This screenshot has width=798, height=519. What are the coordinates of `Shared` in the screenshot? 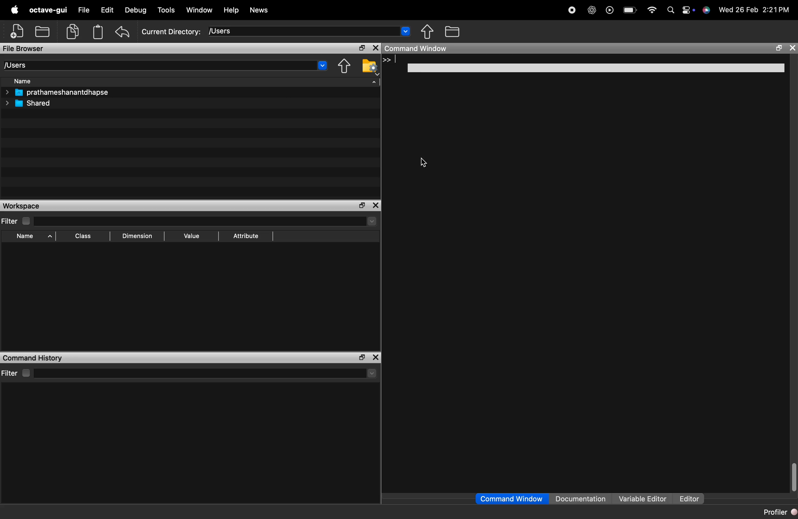 It's located at (26, 103).